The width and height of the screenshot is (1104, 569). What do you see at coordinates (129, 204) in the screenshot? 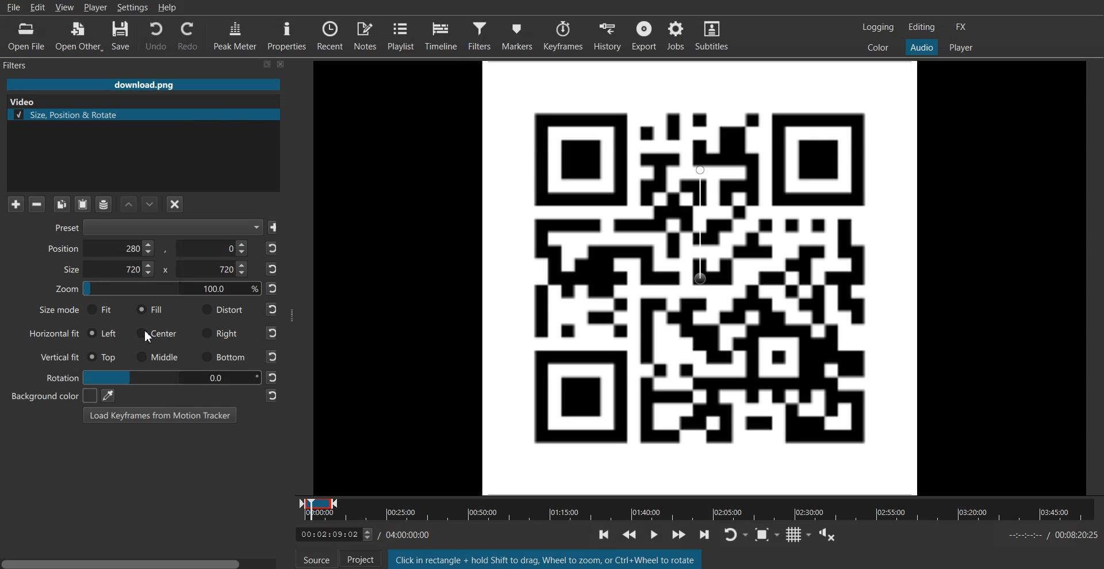
I see `Move filter up` at bounding box center [129, 204].